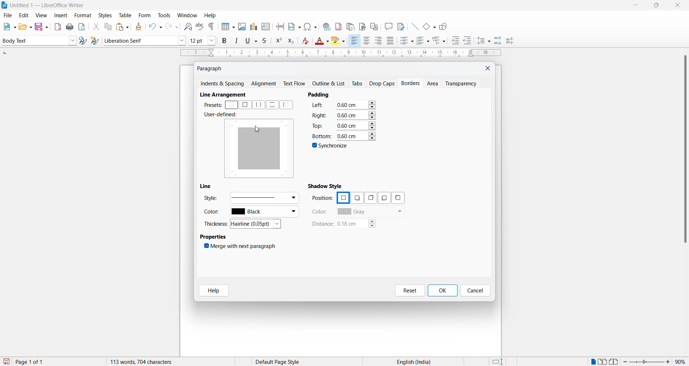 This screenshot has height=366, width=689. Describe the element at coordinates (470, 41) in the screenshot. I see `decrease indent` at that location.